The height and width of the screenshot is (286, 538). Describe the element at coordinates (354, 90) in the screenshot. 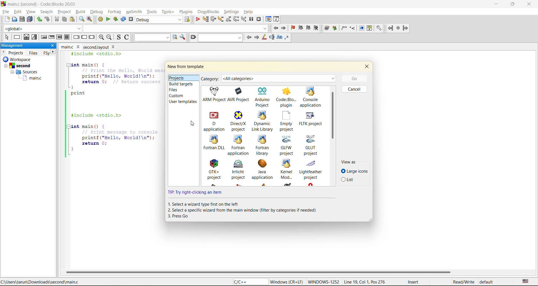

I see `cancel` at that location.